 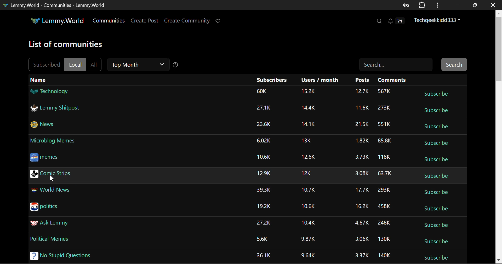 I want to click on 21.5K, so click(x=361, y=124).